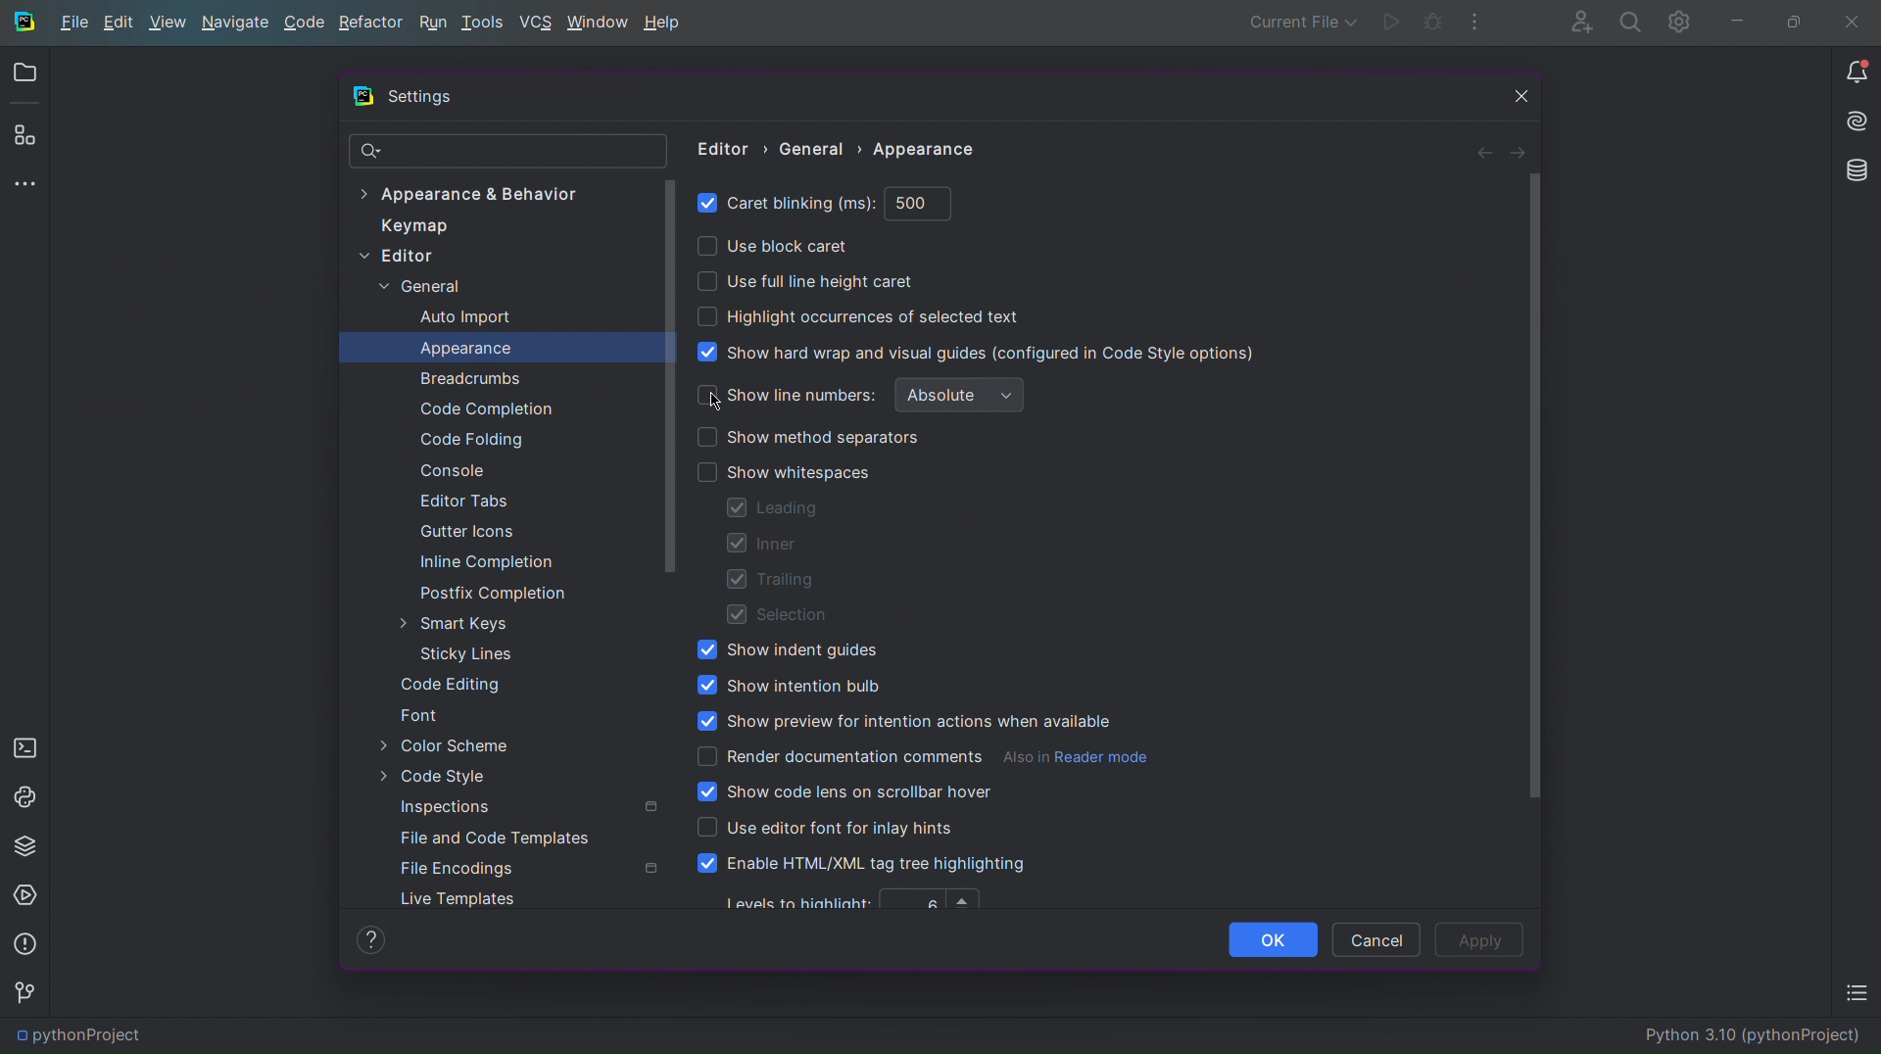 This screenshot has width=1881, height=1054. I want to click on Run, so click(1391, 24).